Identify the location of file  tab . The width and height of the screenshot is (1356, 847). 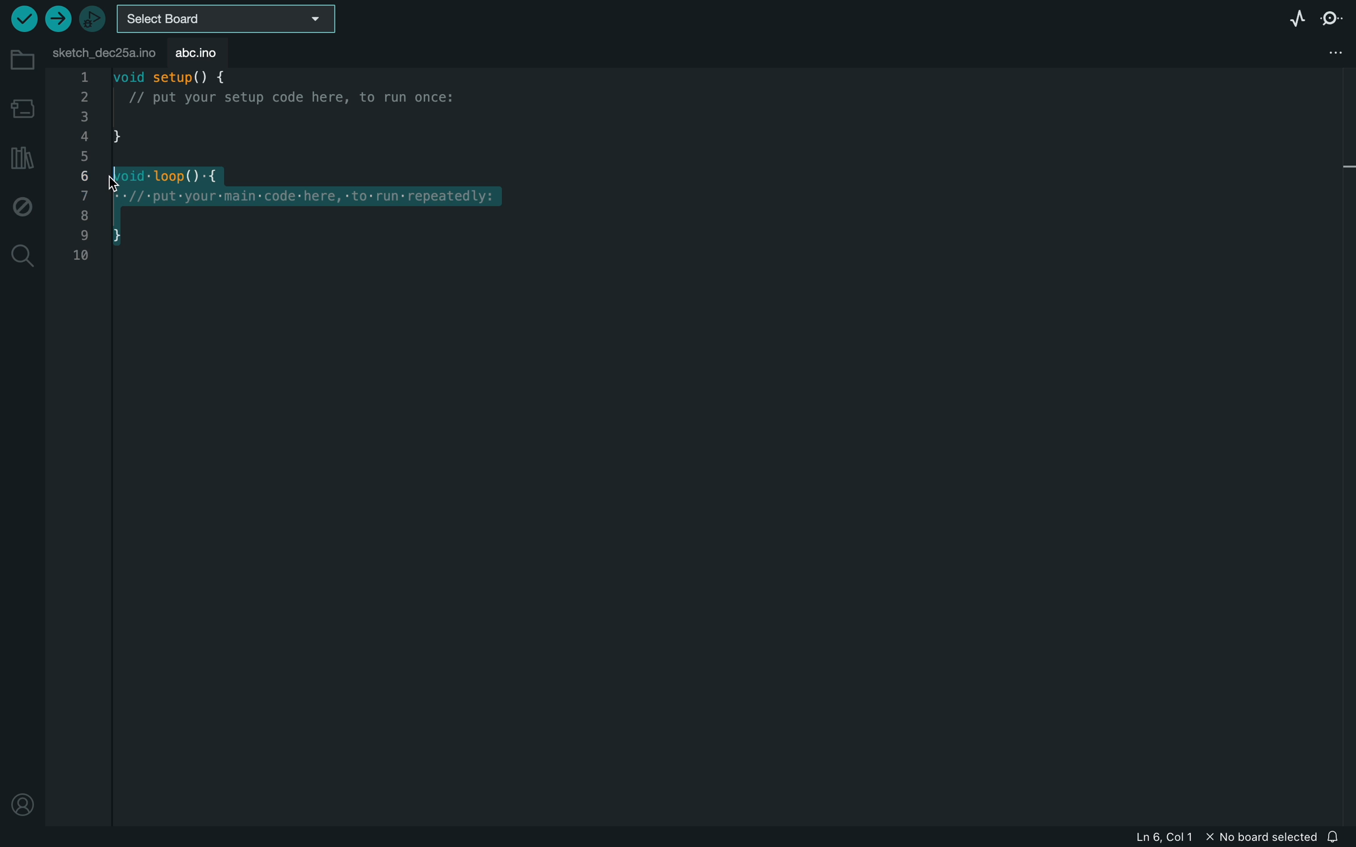
(101, 52).